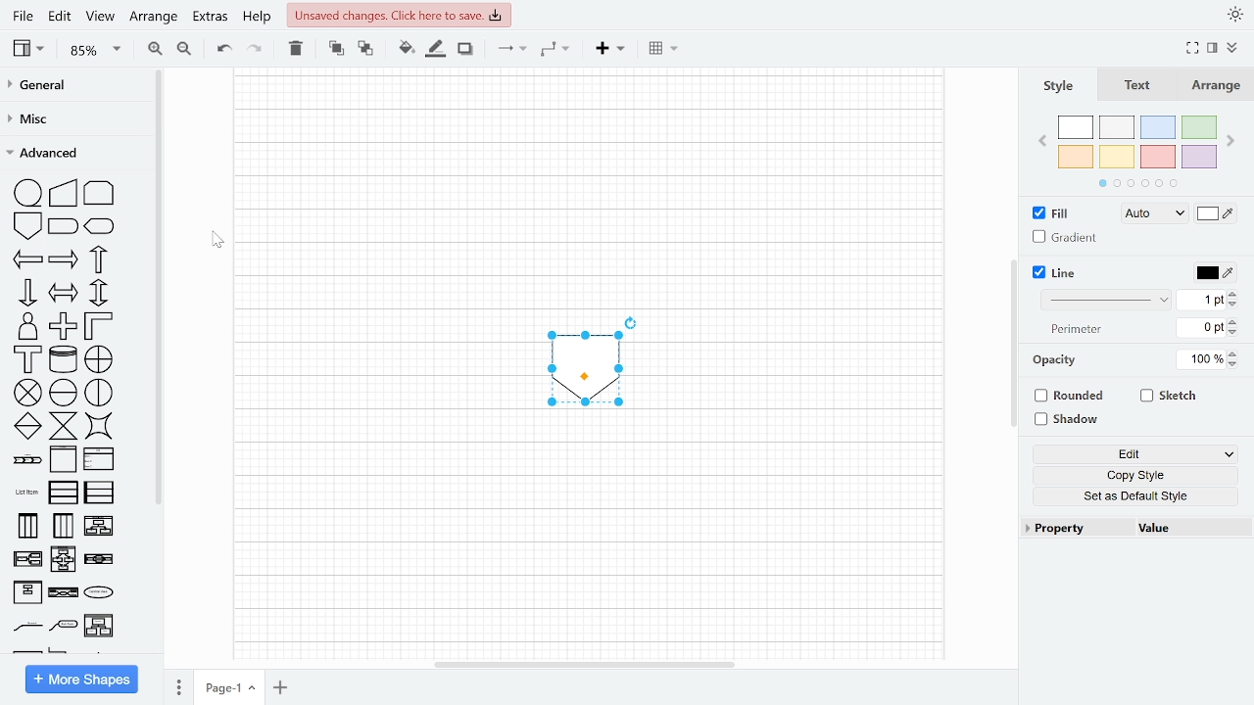 This screenshot has width=1254, height=705. What do you see at coordinates (63, 326) in the screenshot?
I see `cross` at bounding box center [63, 326].